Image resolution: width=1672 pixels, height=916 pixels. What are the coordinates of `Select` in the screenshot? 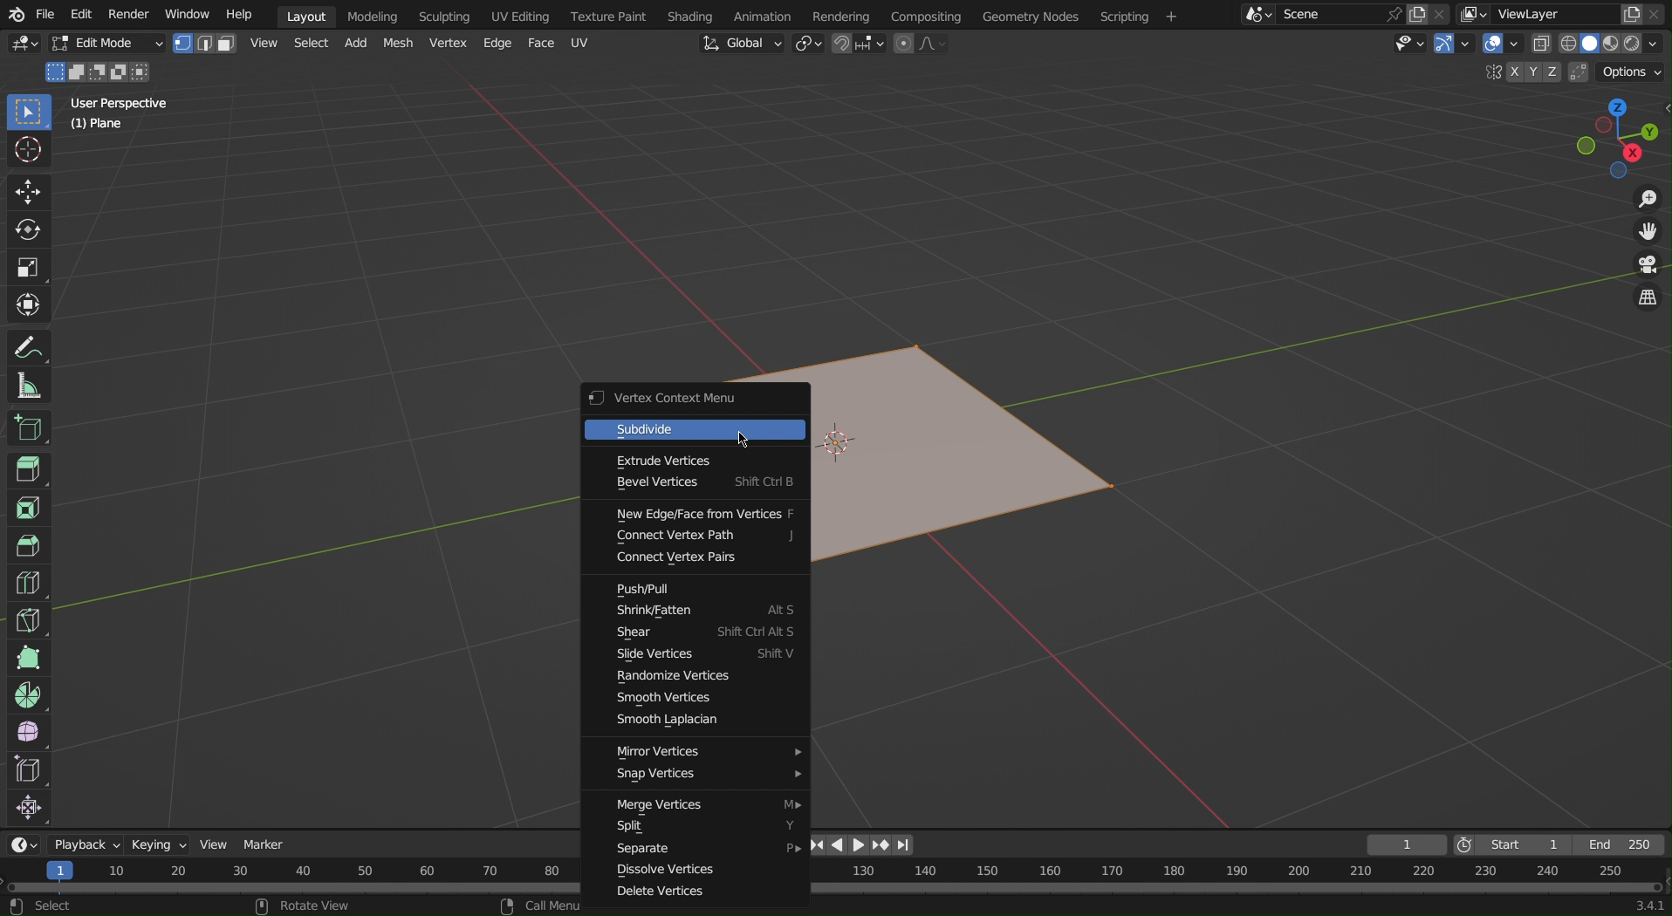 It's located at (308, 45).